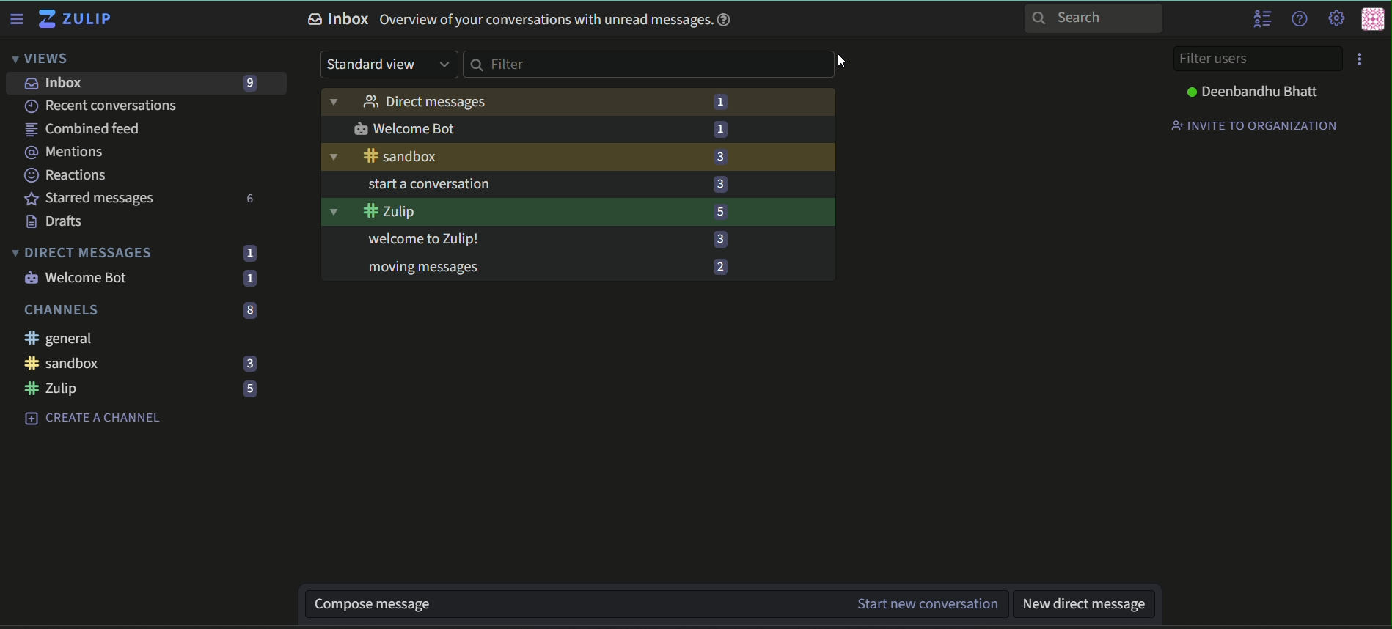  I want to click on Search bar, so click(1094, 19).